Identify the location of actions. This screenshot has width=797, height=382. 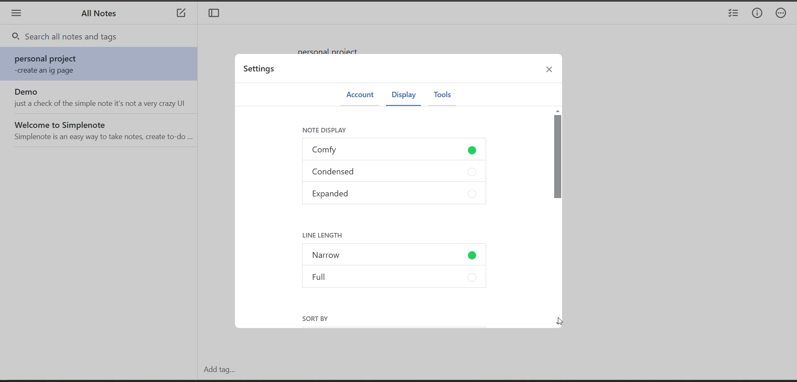
(785, 14).